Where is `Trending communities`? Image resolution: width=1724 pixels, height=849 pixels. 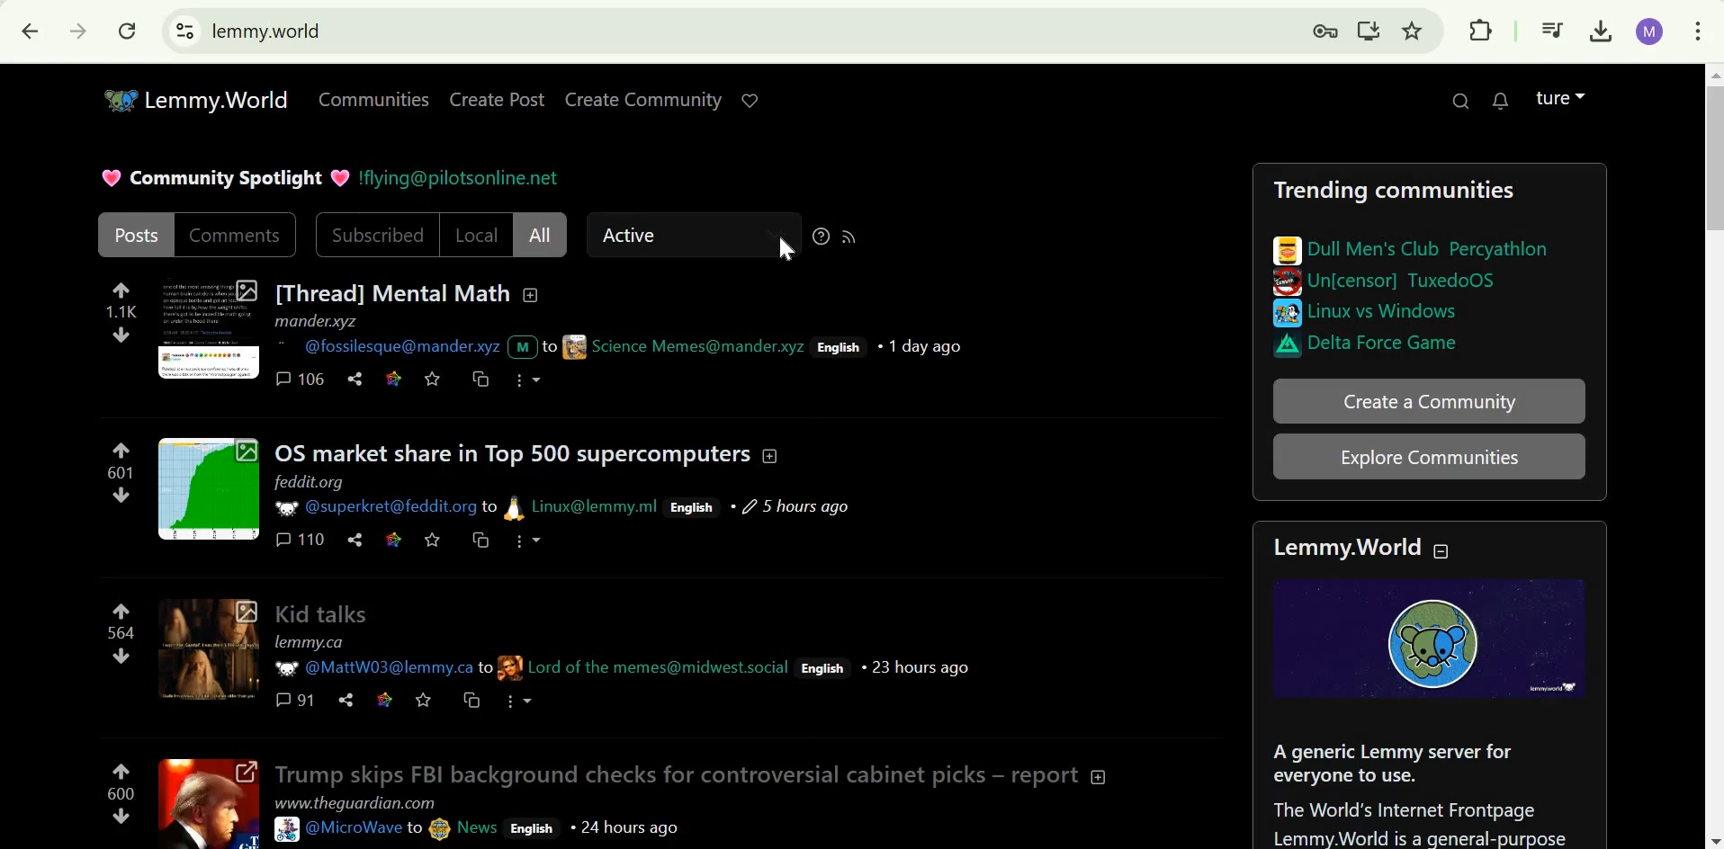 Trending communities is located at coordinates (1394, 189).